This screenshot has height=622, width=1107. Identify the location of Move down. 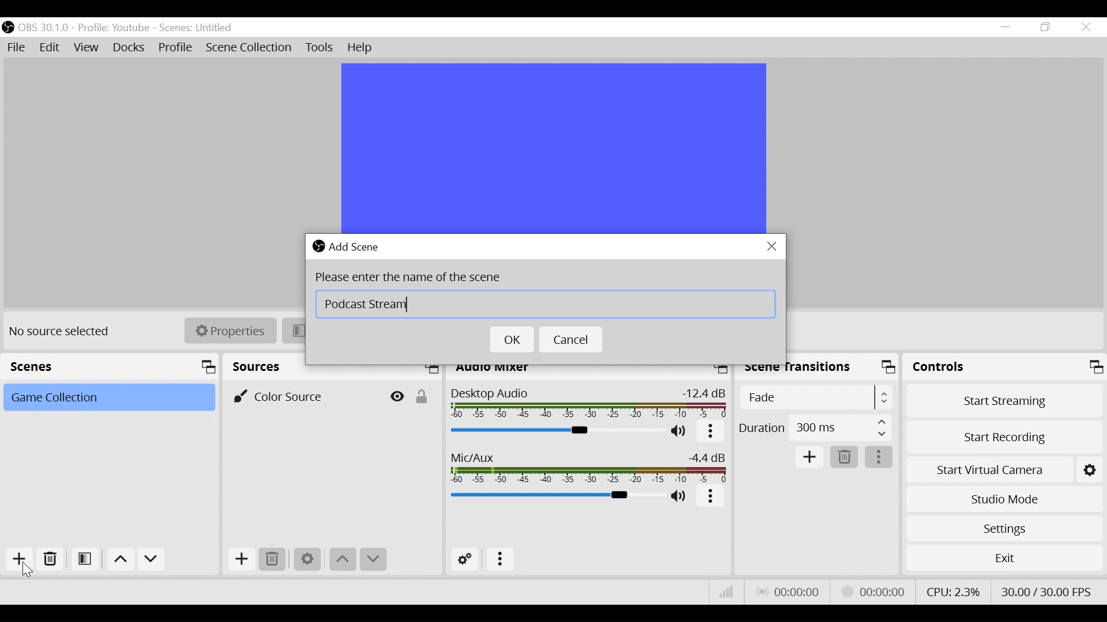
(372, 560).